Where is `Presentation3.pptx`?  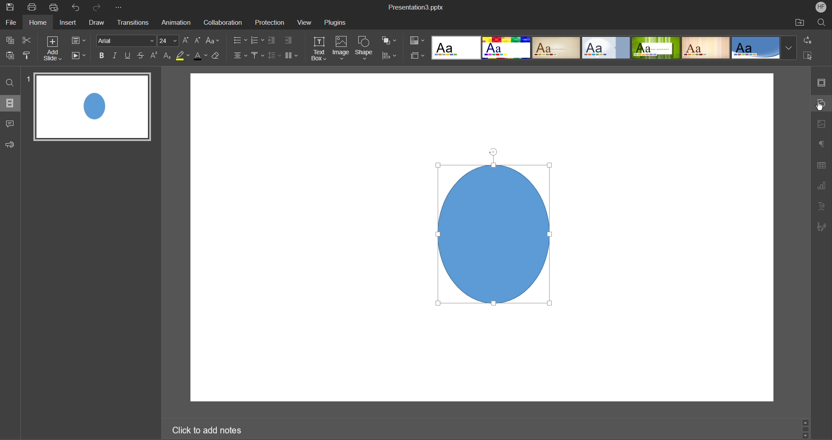 Presentation3.pptx is located at coordinates (415, 7).